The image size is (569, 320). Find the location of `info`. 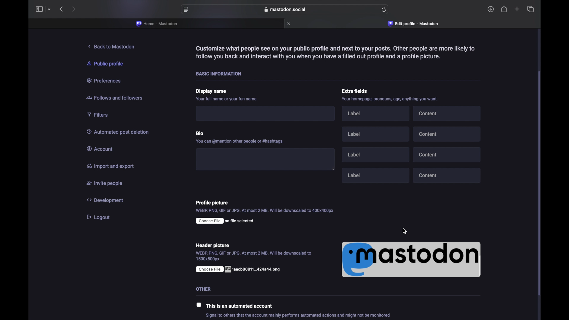

info is located at coordinates (300, 316).